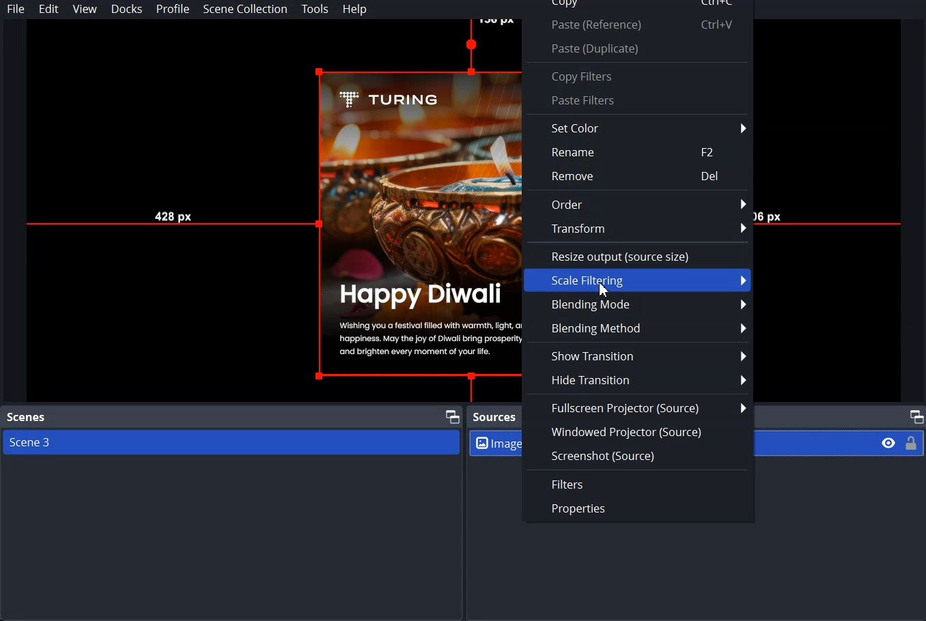  What do you see at coordinates (916, 416) in the screenshot?
I see `Maximize` at bounding box center [916, 416].